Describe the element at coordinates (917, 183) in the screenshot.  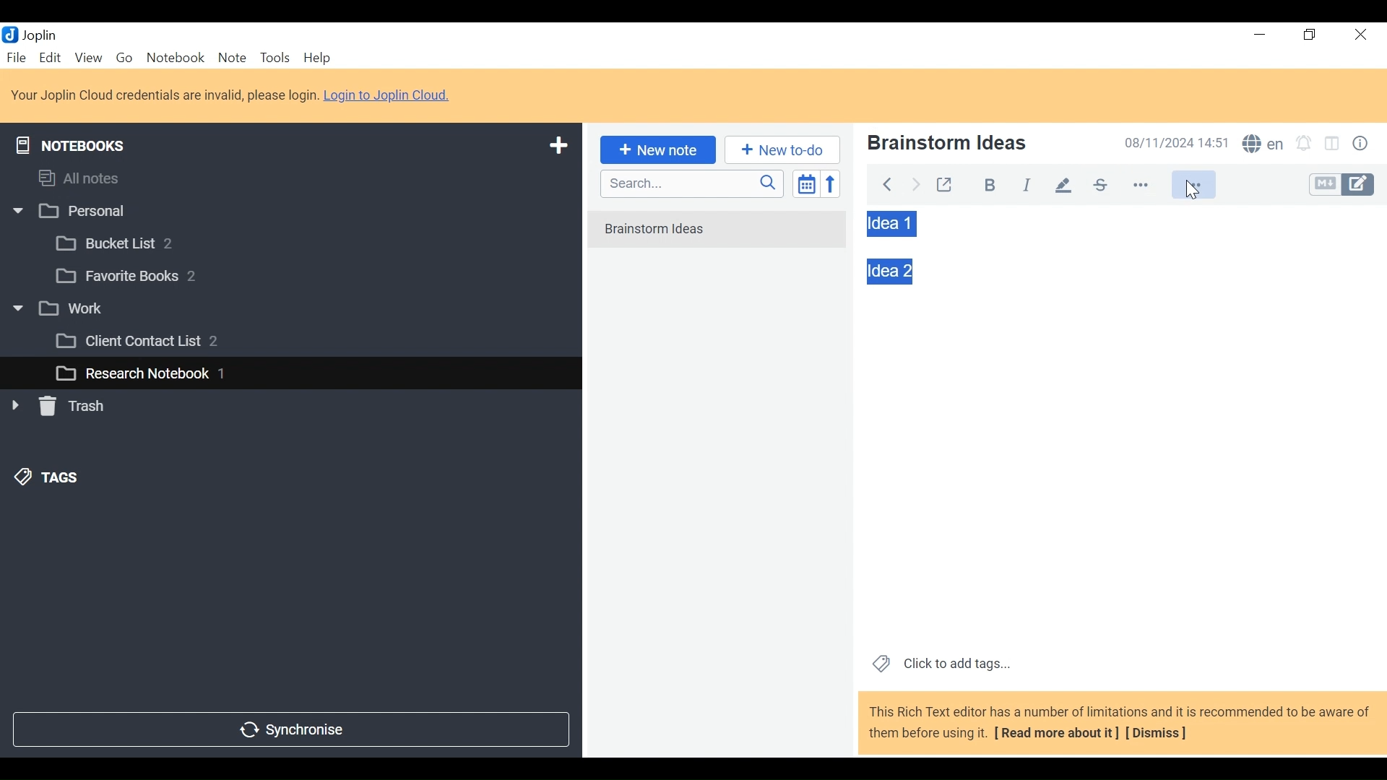
I see `Forward` at that location.